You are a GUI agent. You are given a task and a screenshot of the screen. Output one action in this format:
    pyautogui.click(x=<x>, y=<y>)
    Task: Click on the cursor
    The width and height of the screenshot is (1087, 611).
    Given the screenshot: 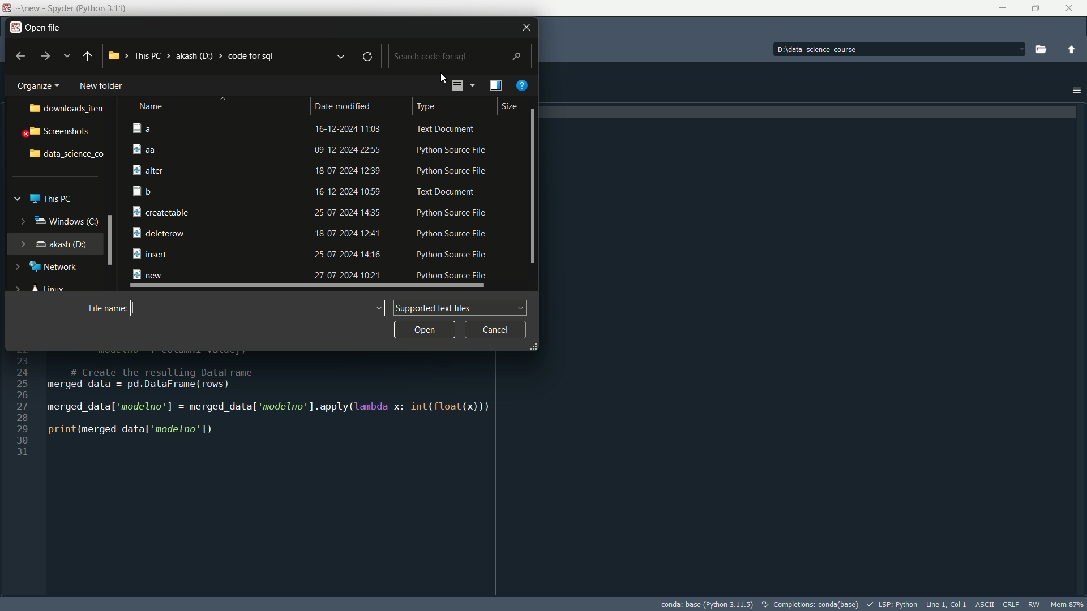 What is the action you would take?
    pyautogui.click(x=444, y=79)
    